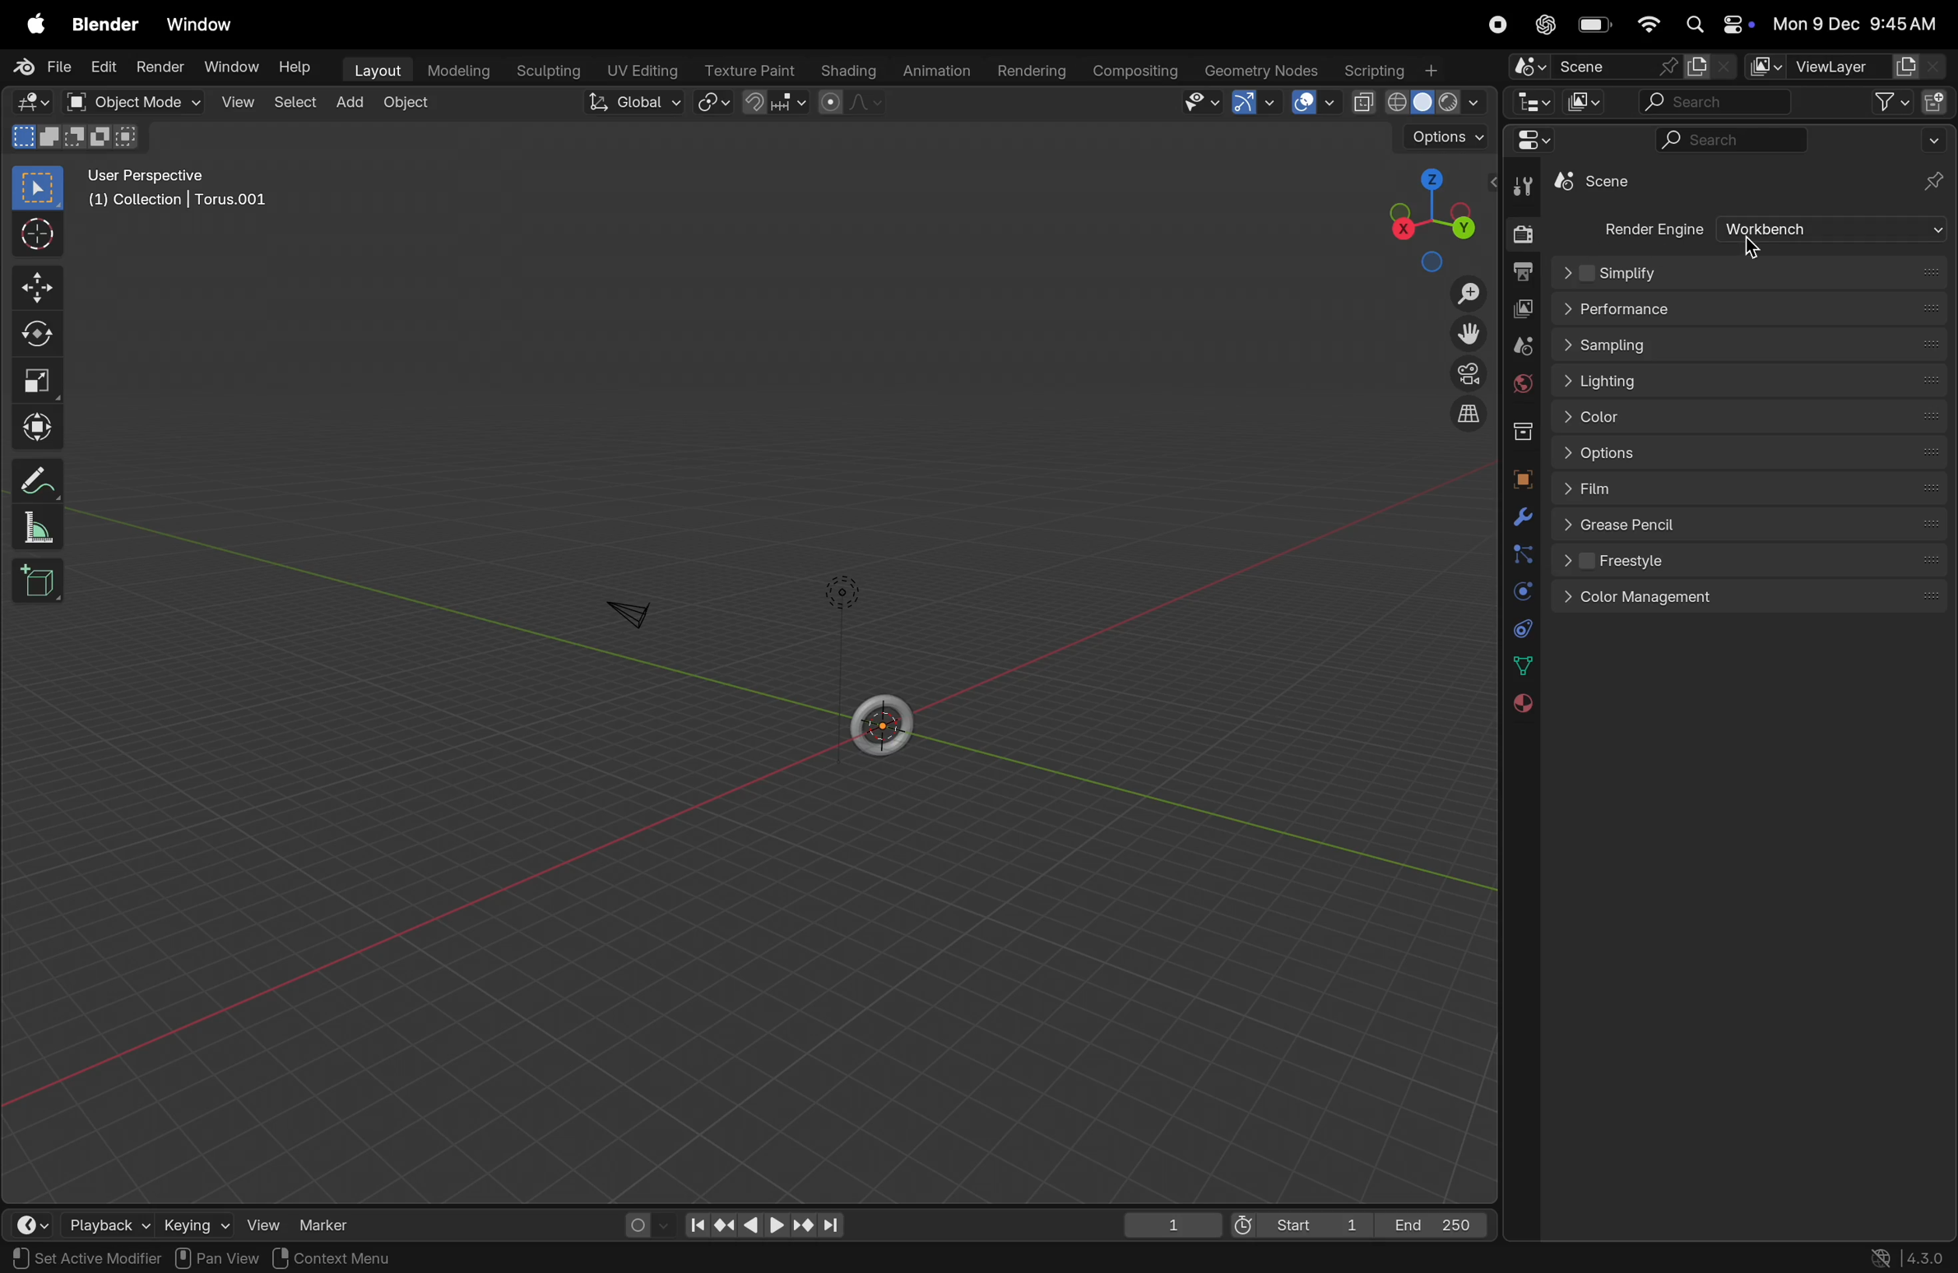 The height and width of the screenshot is (1273, 1958). What do you see at coordinates (1863, 23) in the screenshot?
I see `date and time` at bounding box center [1863, 23].